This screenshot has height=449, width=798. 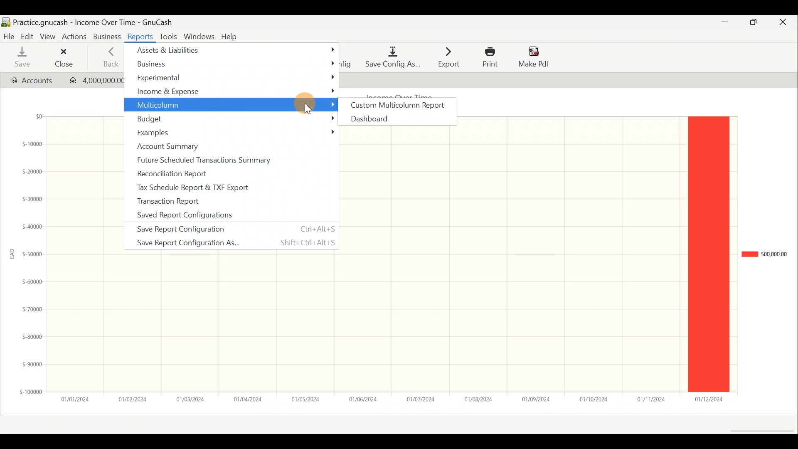 What do you see at coordinates (755, 25) in the screenshot?
I see `Maximise` at bounding box center [755, 25].